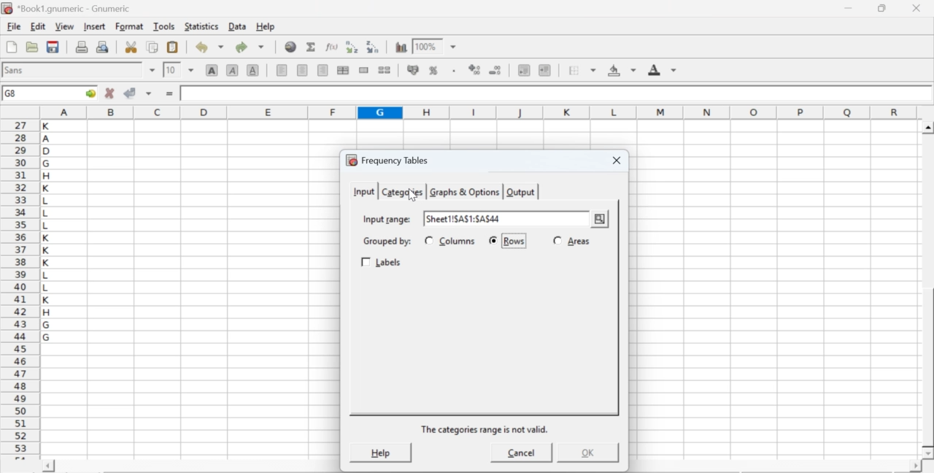 The width and height of the screenshot is (934, 473). Describe the element at coordinates (333, 46) in the screenshot. I see `edit function in current cell` at that location.